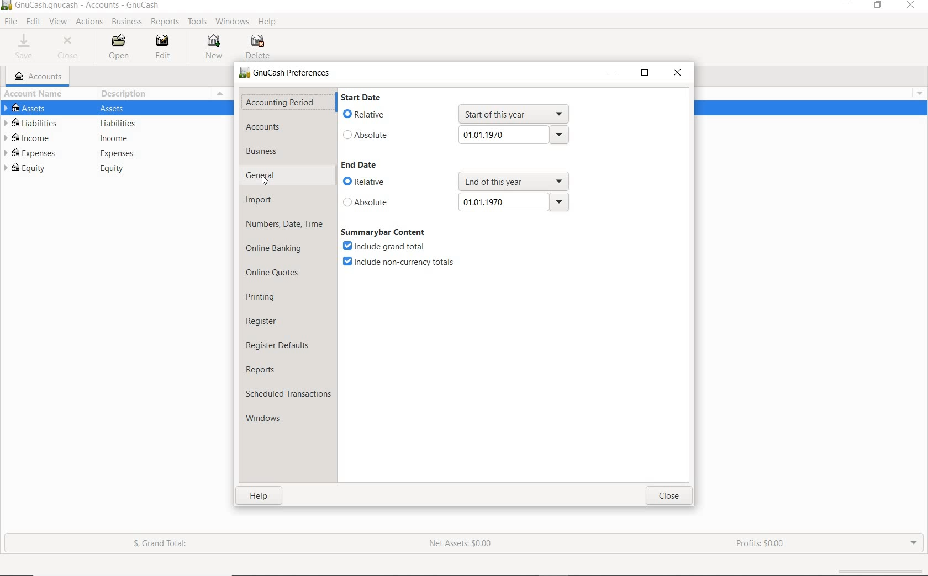  I want to click on GENERAL, so click(270, 176).